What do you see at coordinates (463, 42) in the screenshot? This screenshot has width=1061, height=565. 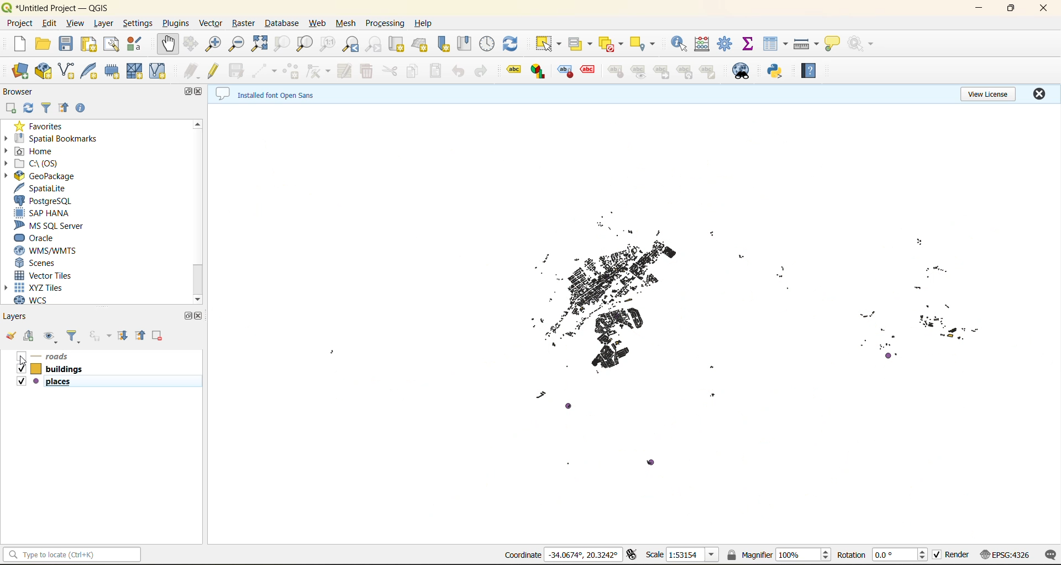 I see `show spatial bookmark` at bounding box center [463, 42].